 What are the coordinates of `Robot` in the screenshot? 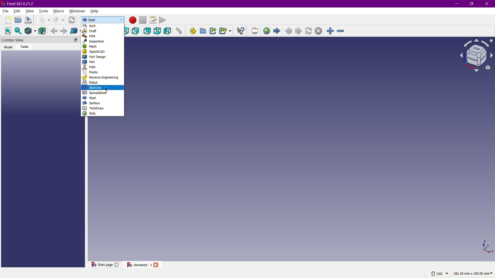 It's located at (103, 83).